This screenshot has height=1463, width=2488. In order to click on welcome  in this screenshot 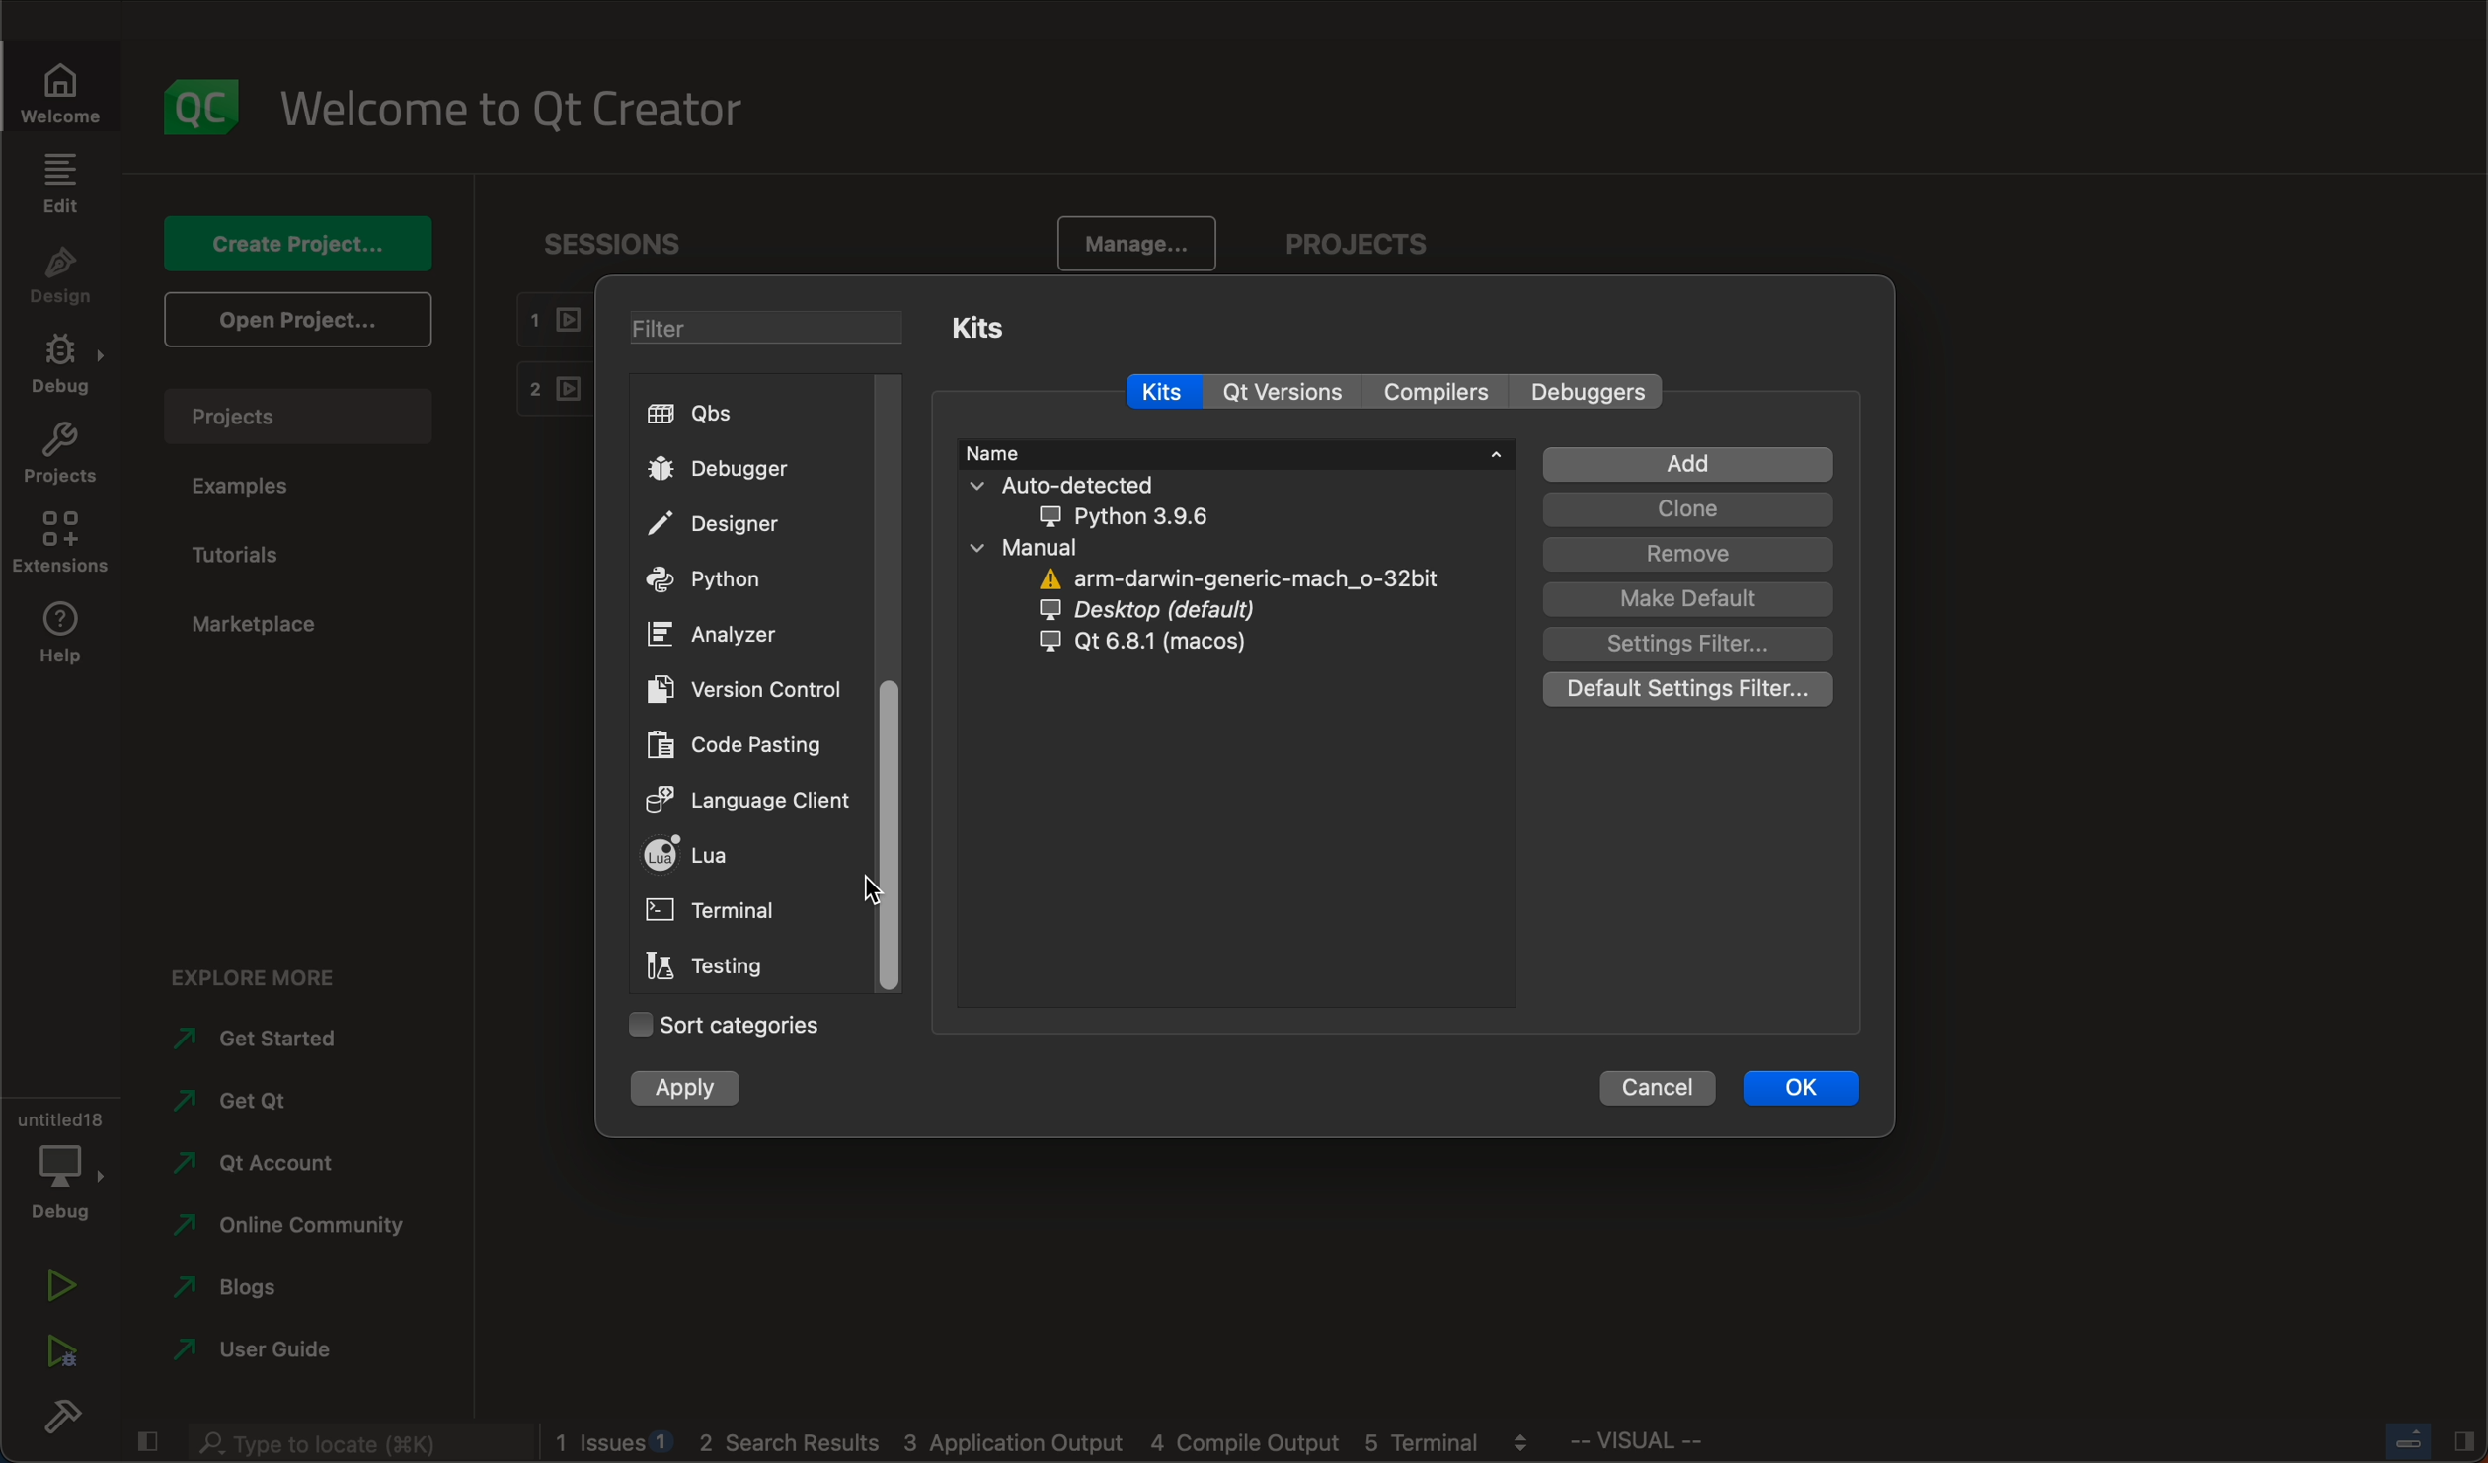, I will do `click(529, 110)`.